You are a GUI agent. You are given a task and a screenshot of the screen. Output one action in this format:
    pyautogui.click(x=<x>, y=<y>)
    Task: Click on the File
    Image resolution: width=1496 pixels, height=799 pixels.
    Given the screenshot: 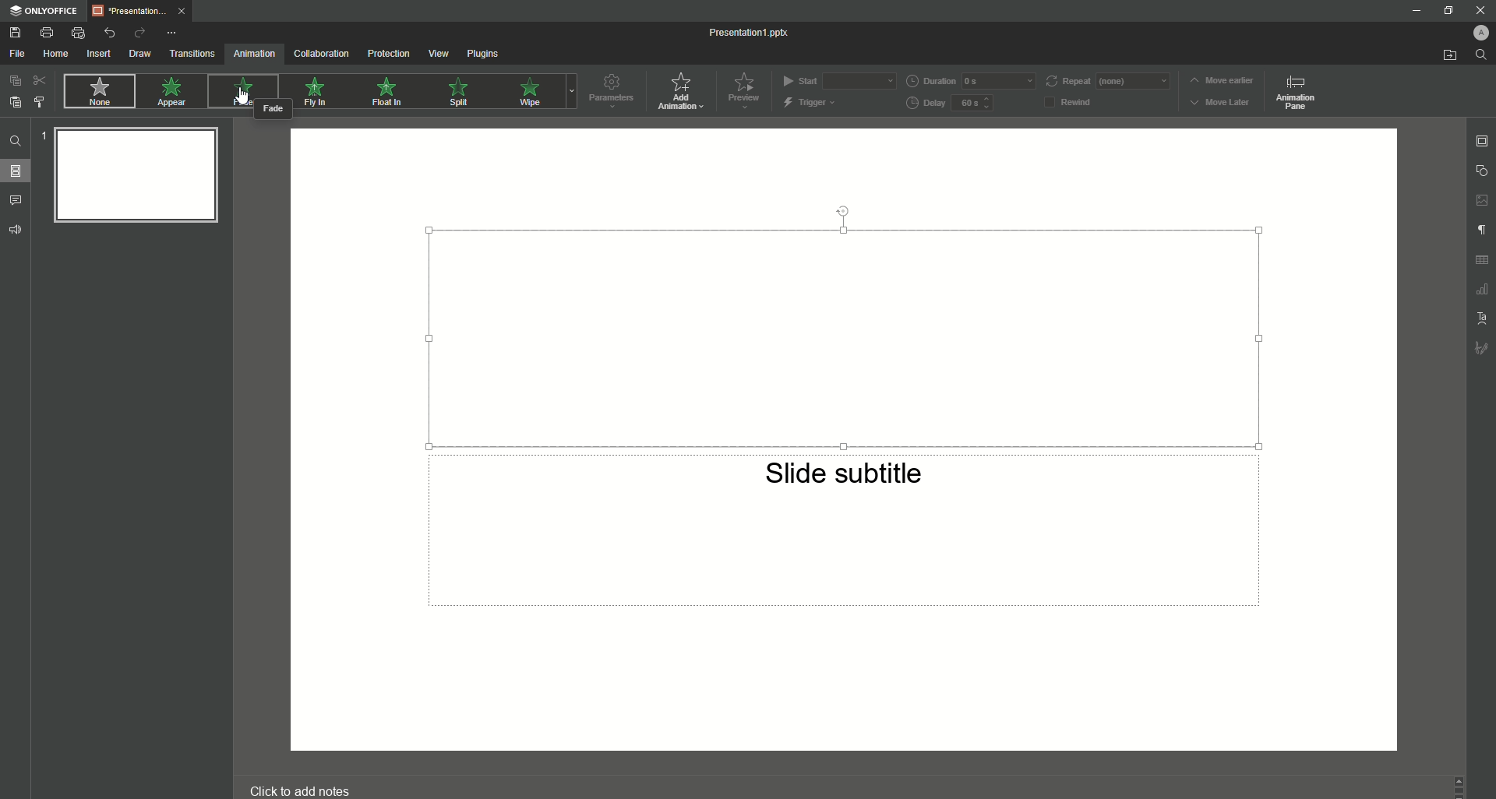 What is the action you would take?
    pyautogui.click(x=15, y=54)
    